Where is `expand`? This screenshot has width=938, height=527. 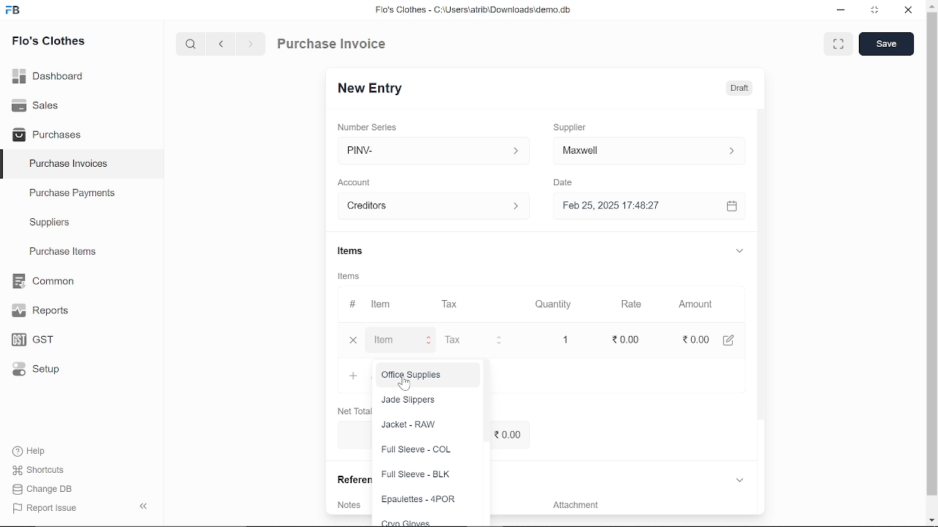 expand is located at coordinates (742, 480).